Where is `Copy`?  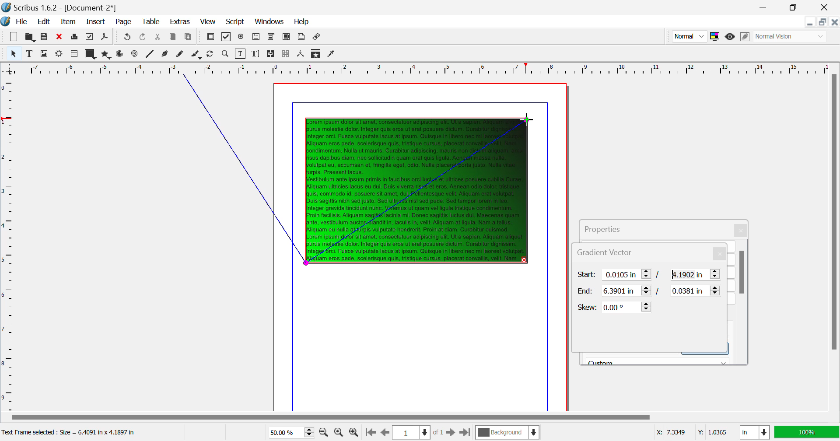 Copy is located at coordinates (173, 38).